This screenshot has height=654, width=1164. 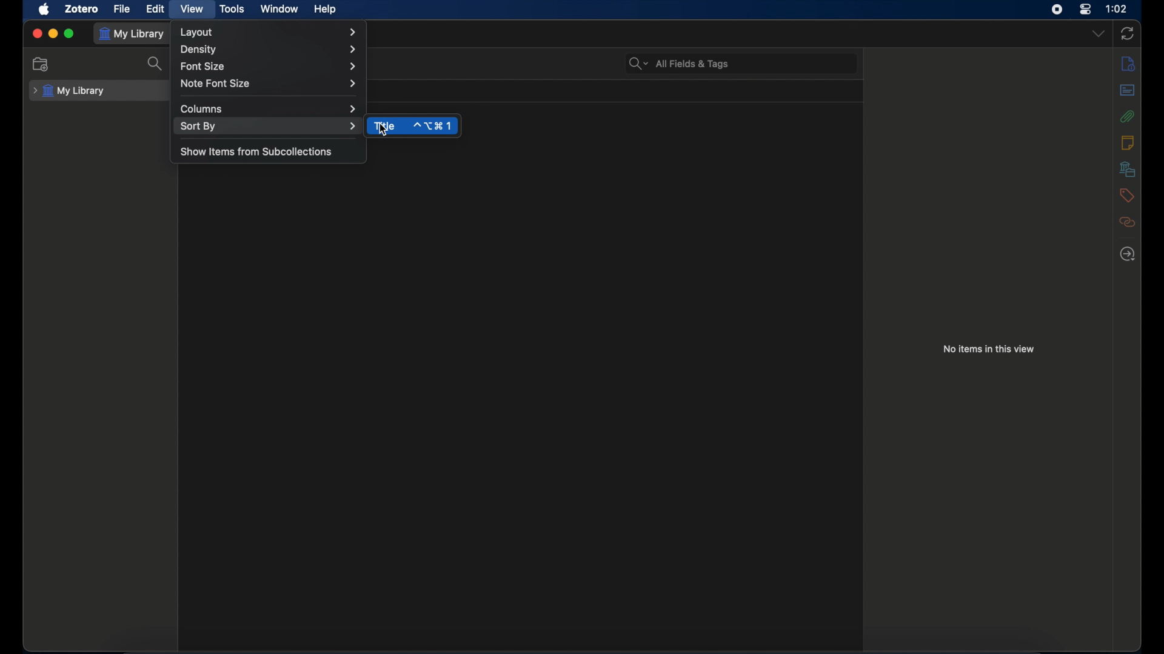 I want to click on window, so click(x=279, y=8).